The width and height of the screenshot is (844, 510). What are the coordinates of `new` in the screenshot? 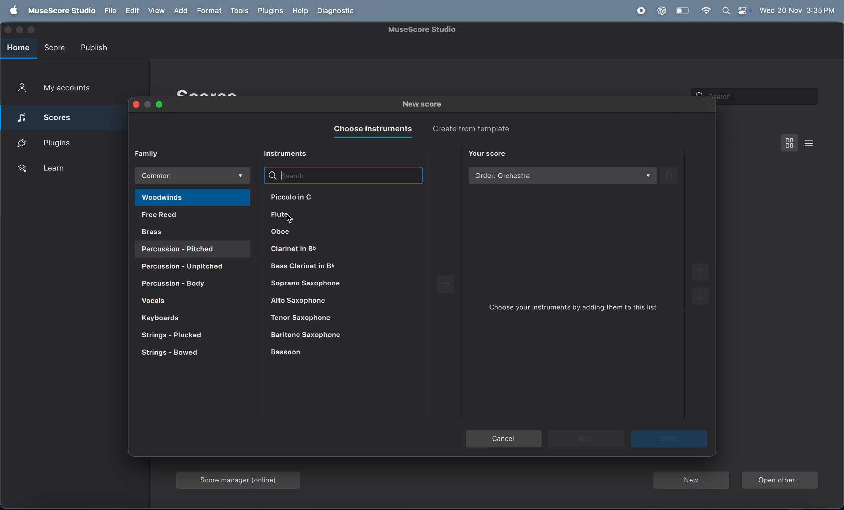 It's located at (691, 481).